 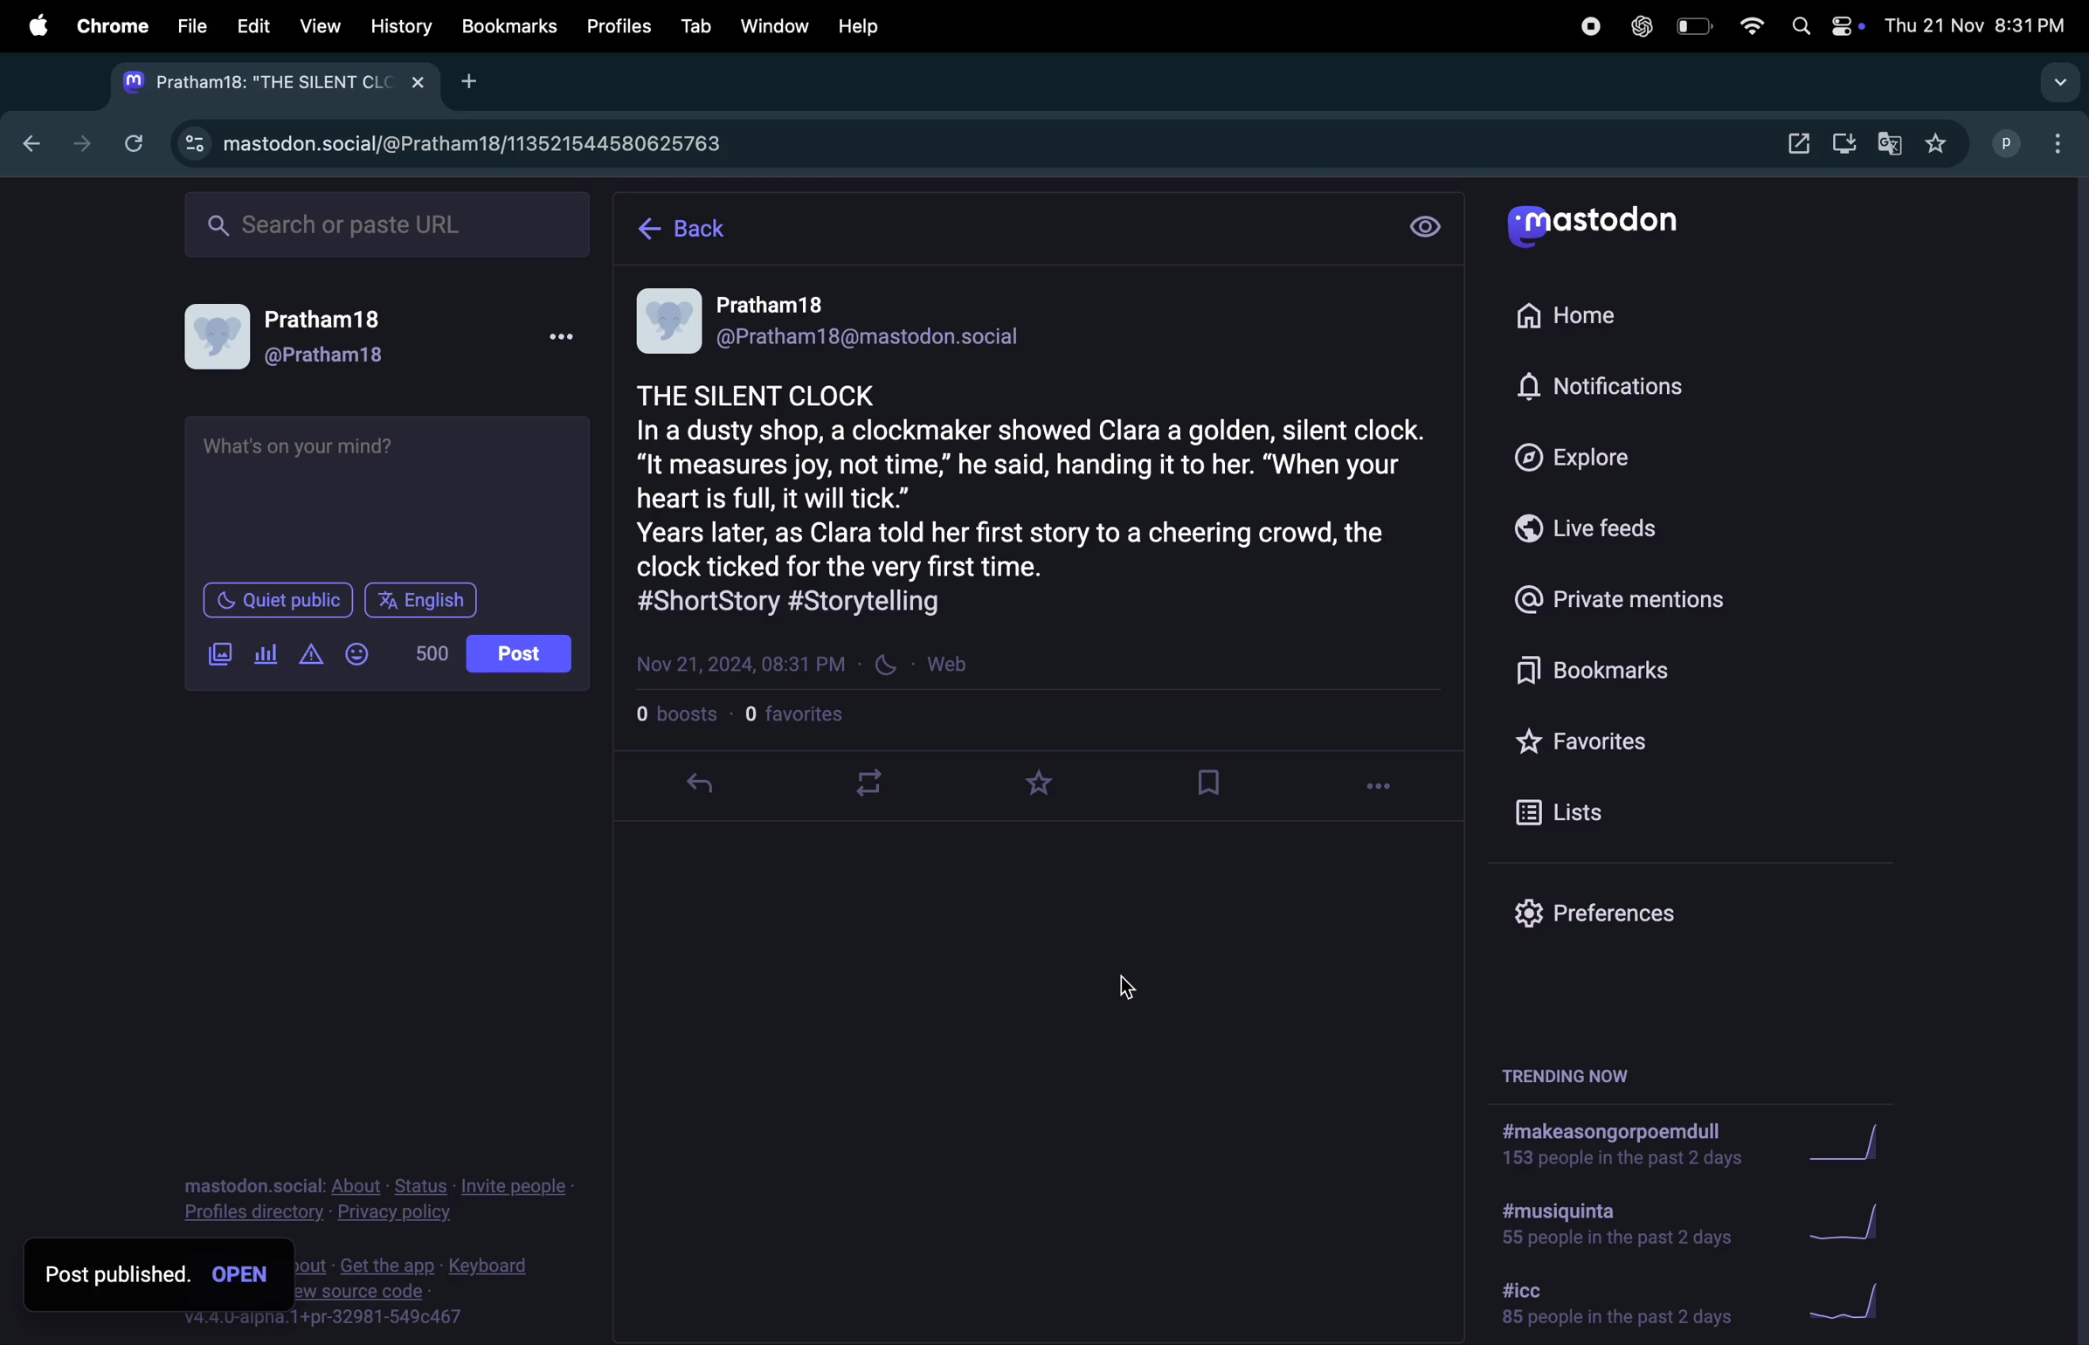 What do you see at coordinates (746, 662) in the screenshot?
I see `date and time` at bounding box center [746, 662].